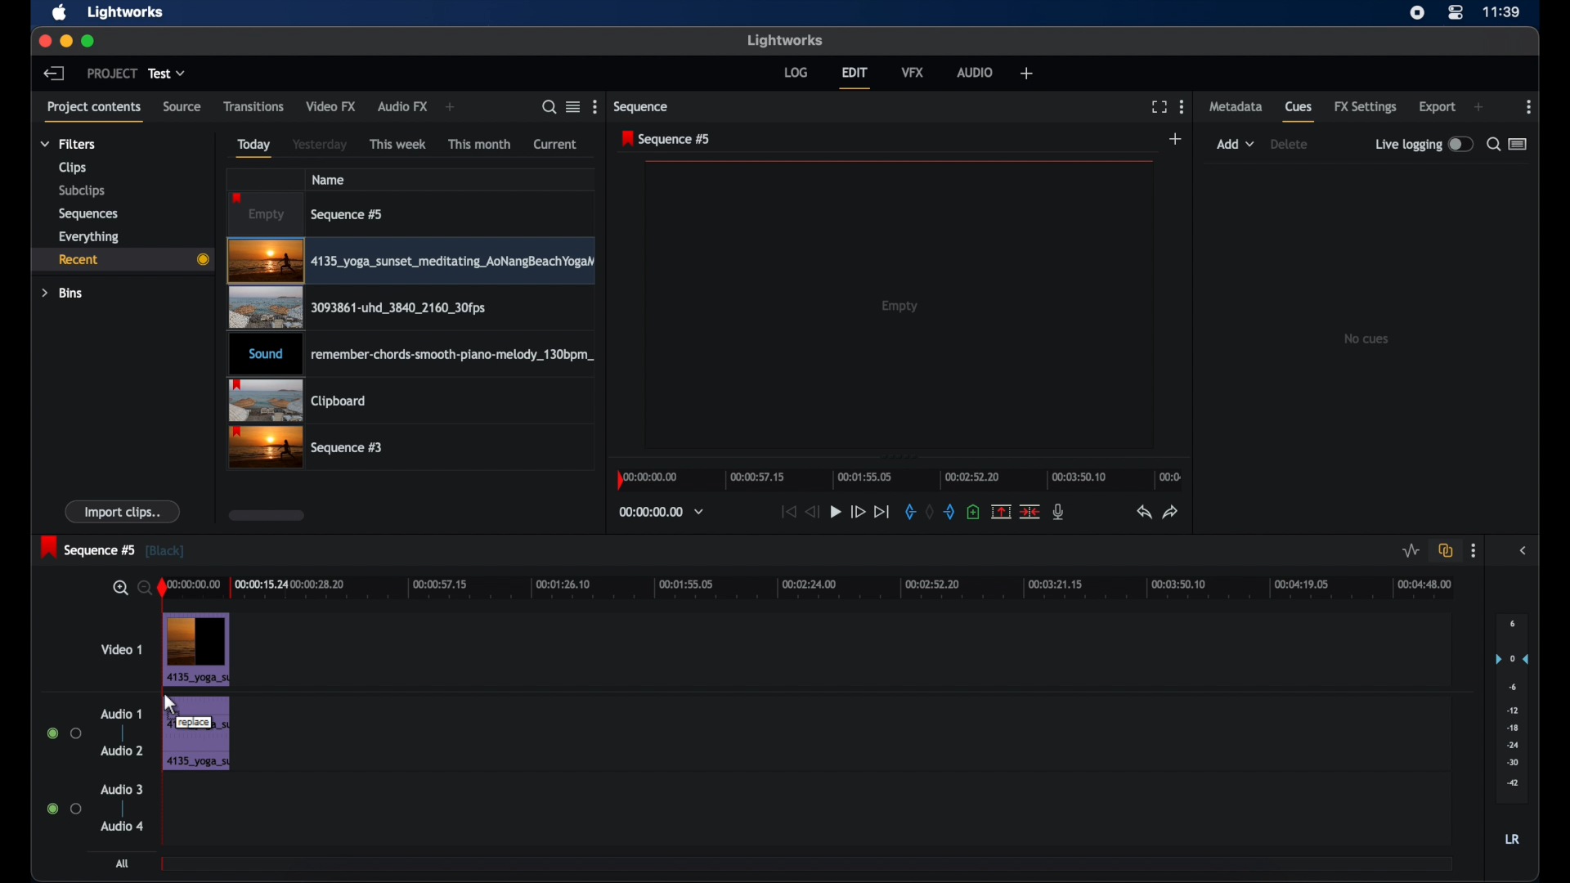 The image size is (1570, 883). I want to click on bins, so click(64, 294).